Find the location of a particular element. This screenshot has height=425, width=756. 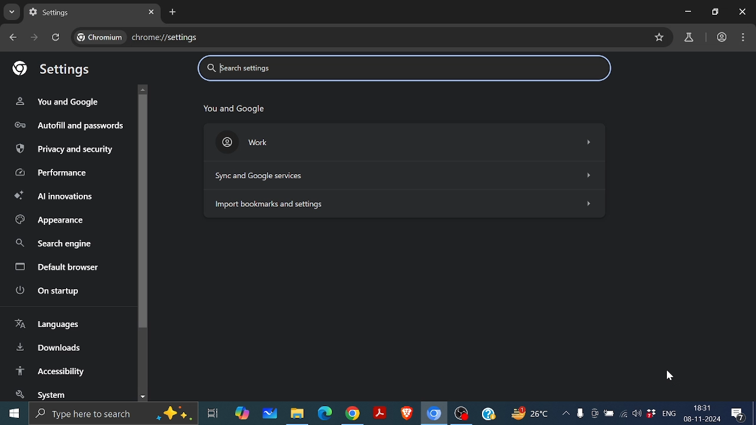

language is located at coordinates (669, 415).